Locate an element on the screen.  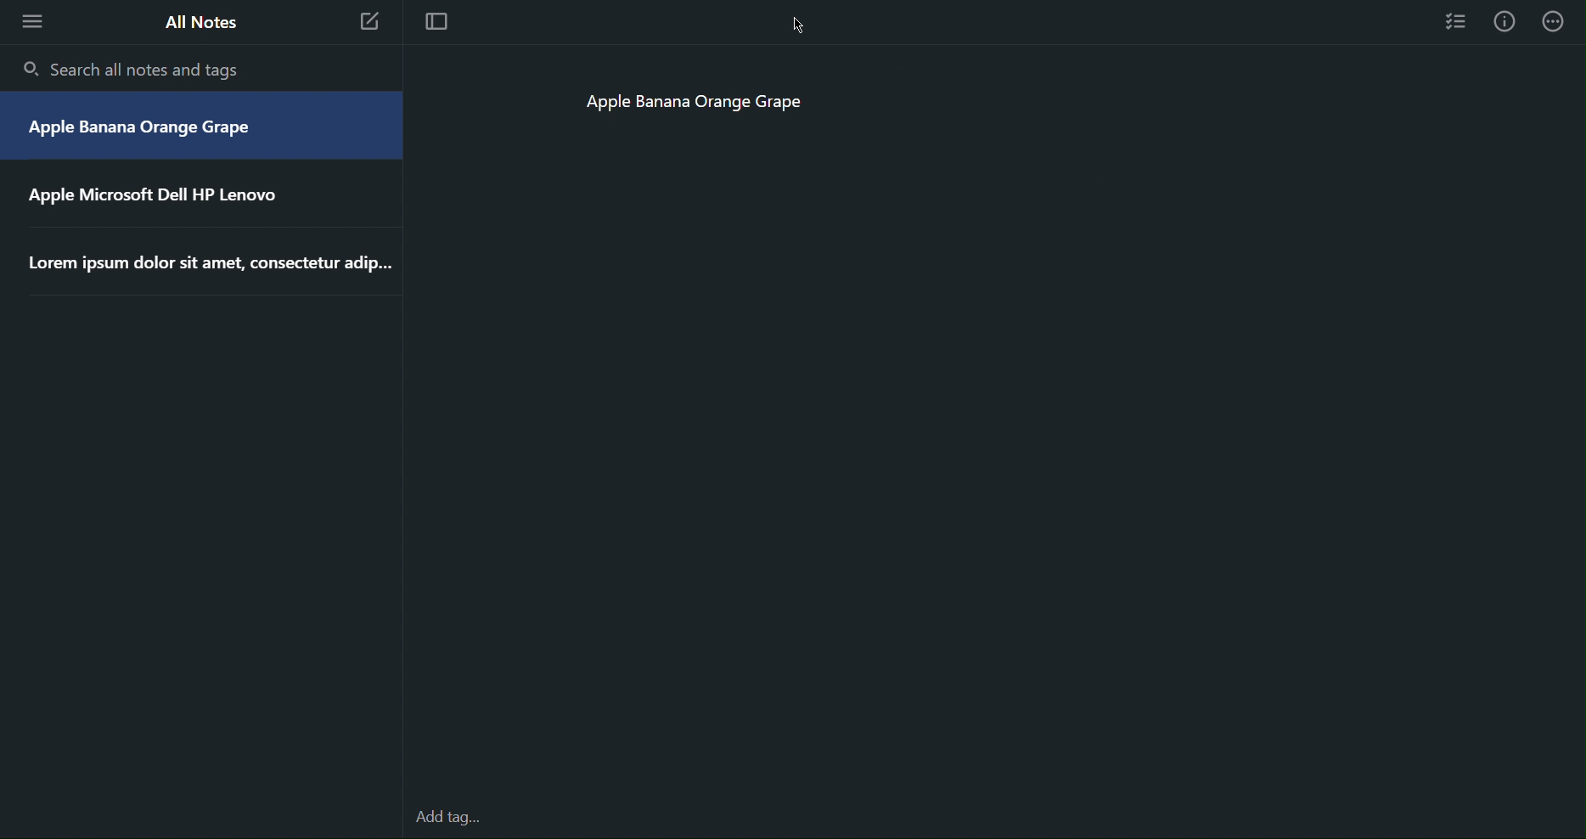
Add tag is located at coordinates (457, 819).